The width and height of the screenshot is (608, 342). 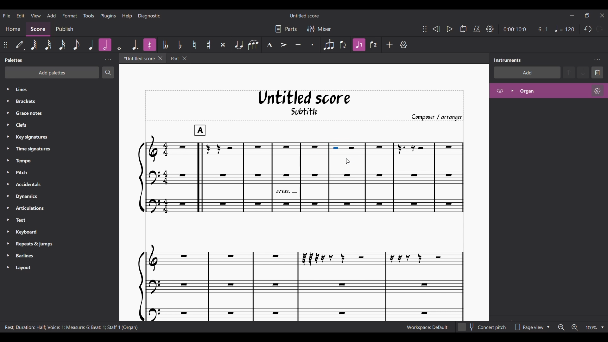 What do you see at coordinates (8, 178) in the screenshot?
I see `Expand respective palette` at bounding box center [8, 178].